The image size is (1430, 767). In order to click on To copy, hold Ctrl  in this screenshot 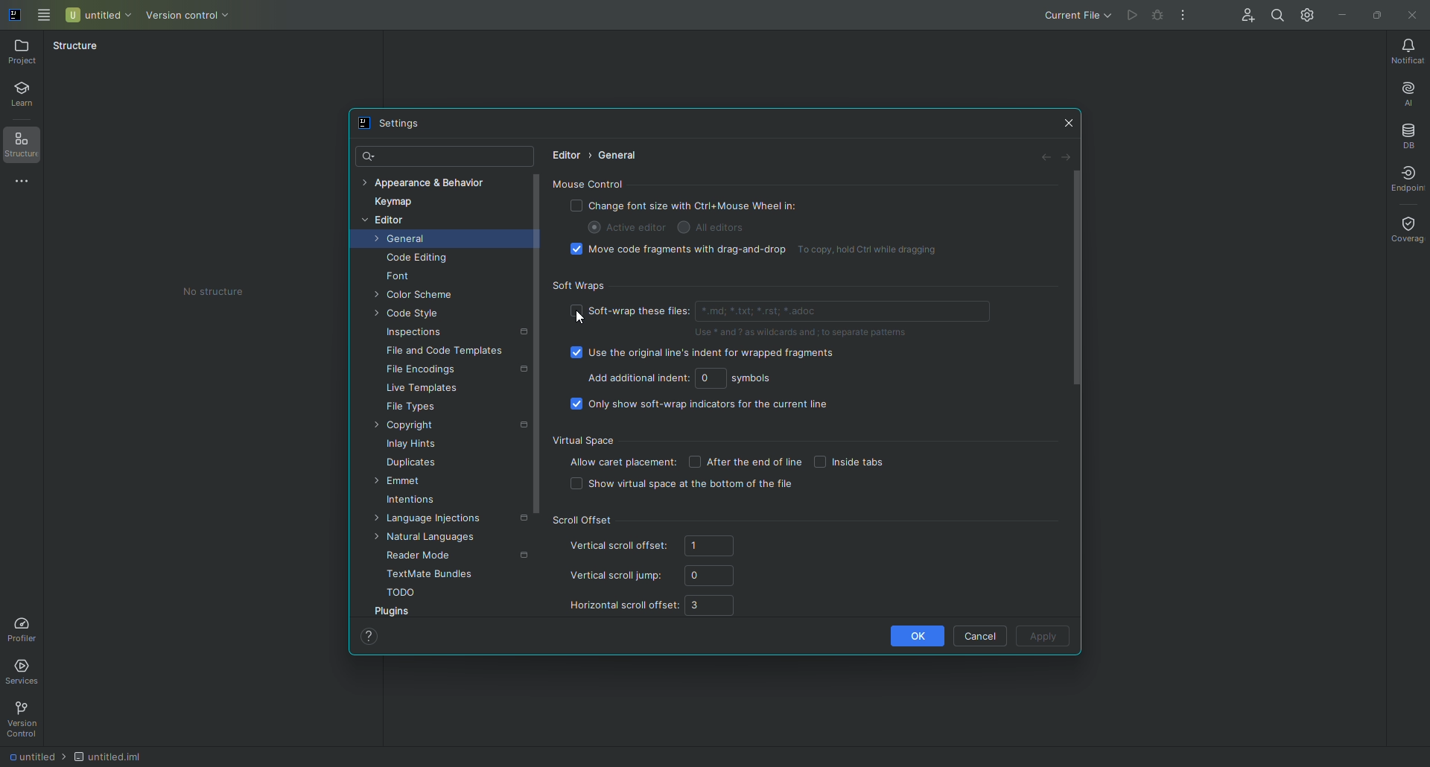, I will do `click(876, 251)`.